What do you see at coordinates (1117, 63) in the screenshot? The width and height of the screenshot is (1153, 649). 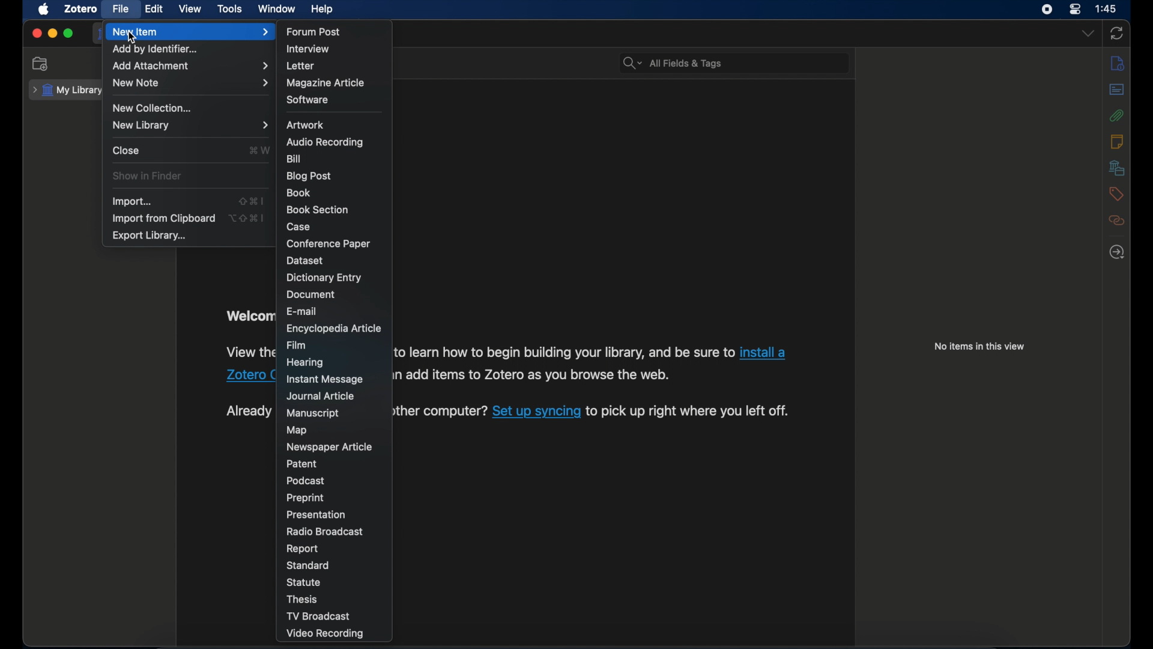 I see `info` at bounding box center [1117, 63].